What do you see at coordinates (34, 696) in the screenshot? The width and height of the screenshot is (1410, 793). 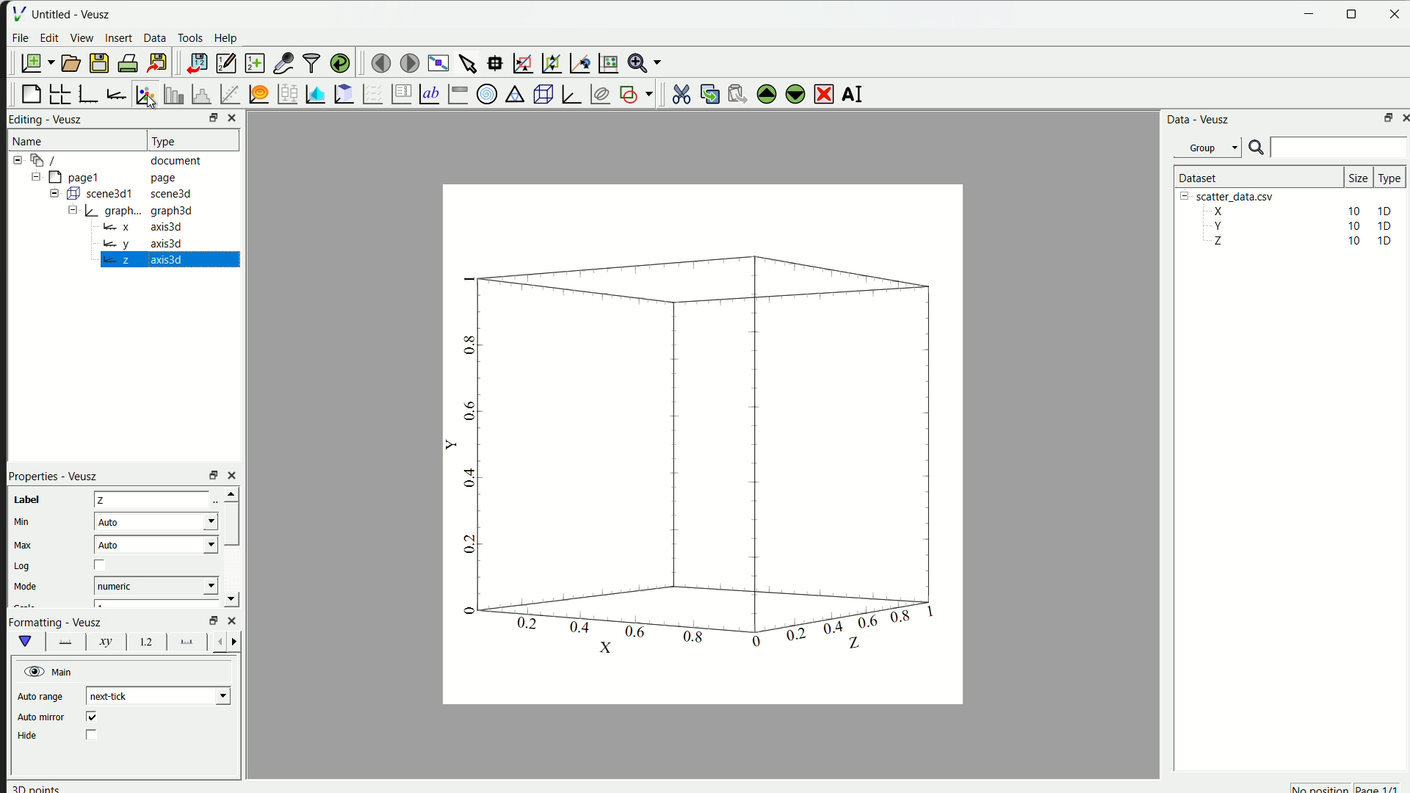 I see `| | Auto range` at bounding box center [34, 696].